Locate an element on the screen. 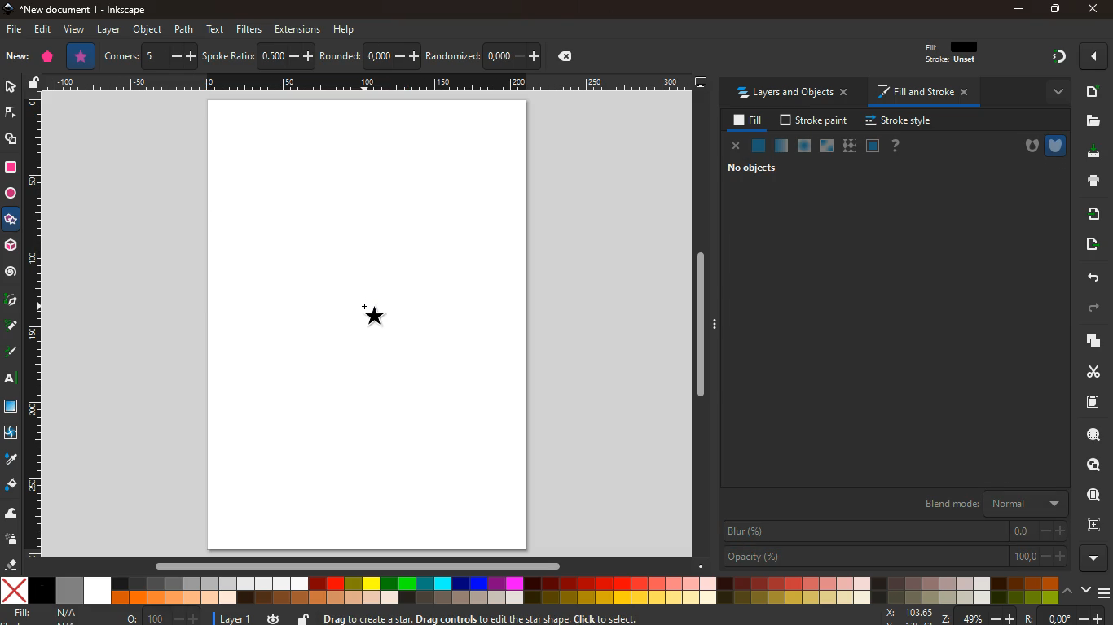 The image size is (1113, 625). path is located at coordinates (186, 29).